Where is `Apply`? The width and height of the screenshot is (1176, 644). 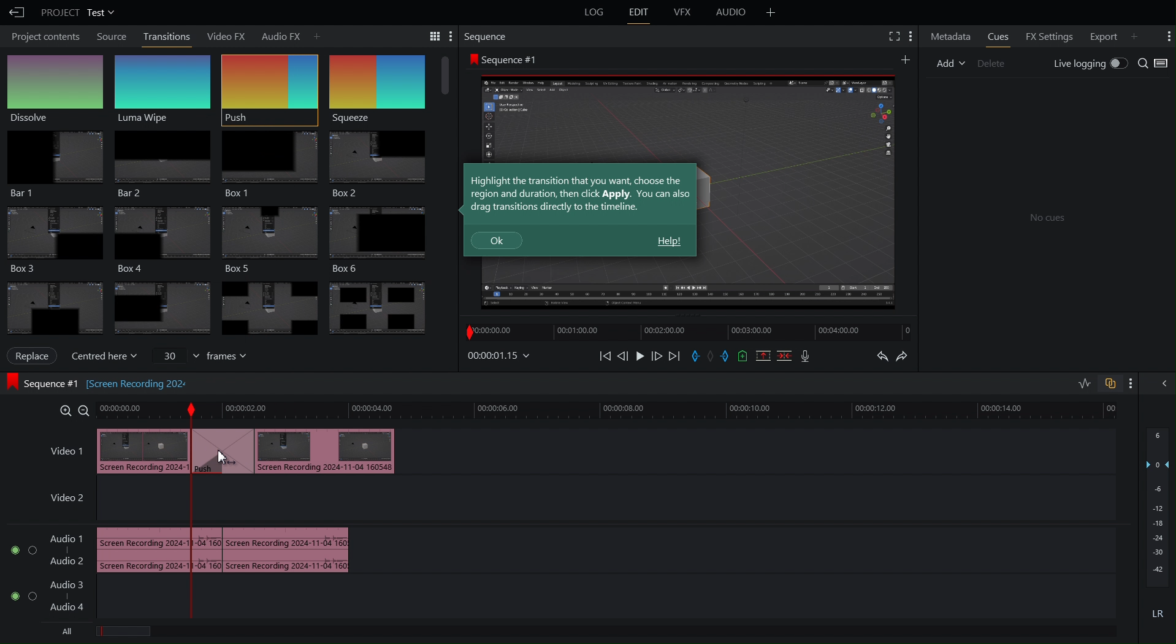
Apply is located at coordinates (33, 355).